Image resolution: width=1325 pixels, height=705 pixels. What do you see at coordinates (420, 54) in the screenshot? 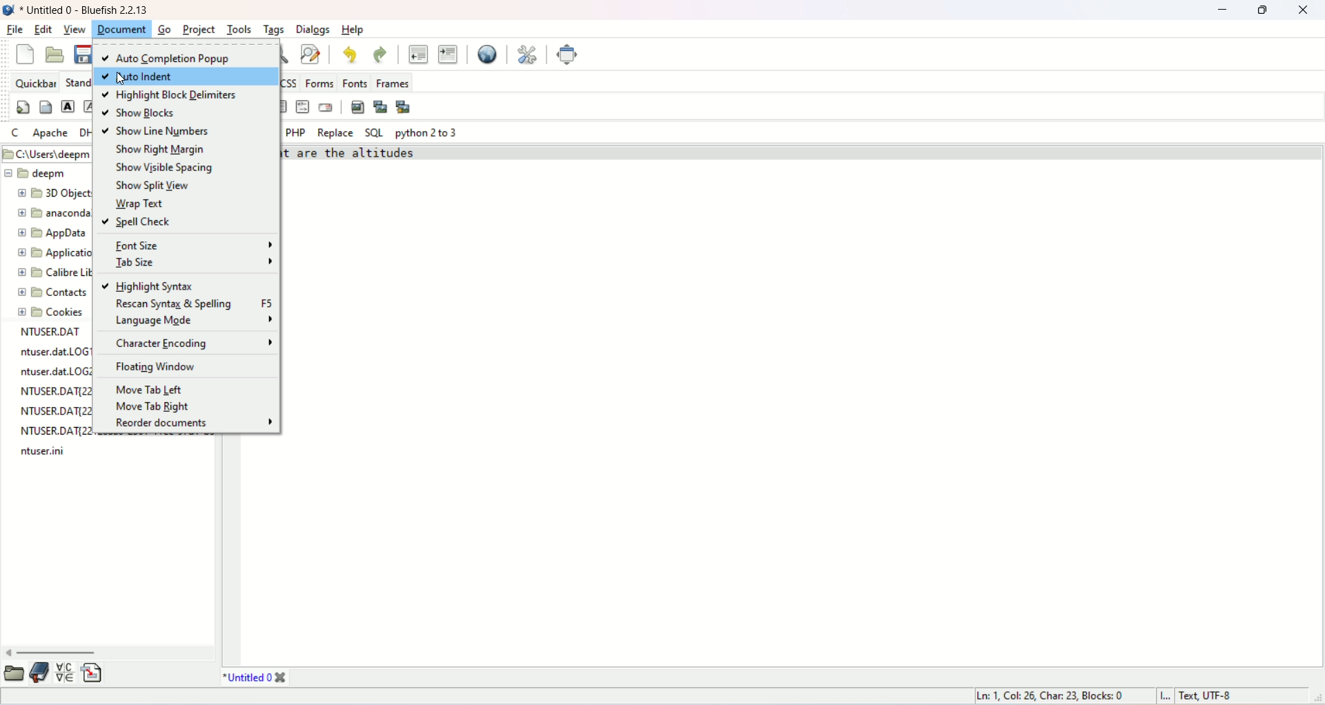
I see `unindent` at bounding box center [420, 54].